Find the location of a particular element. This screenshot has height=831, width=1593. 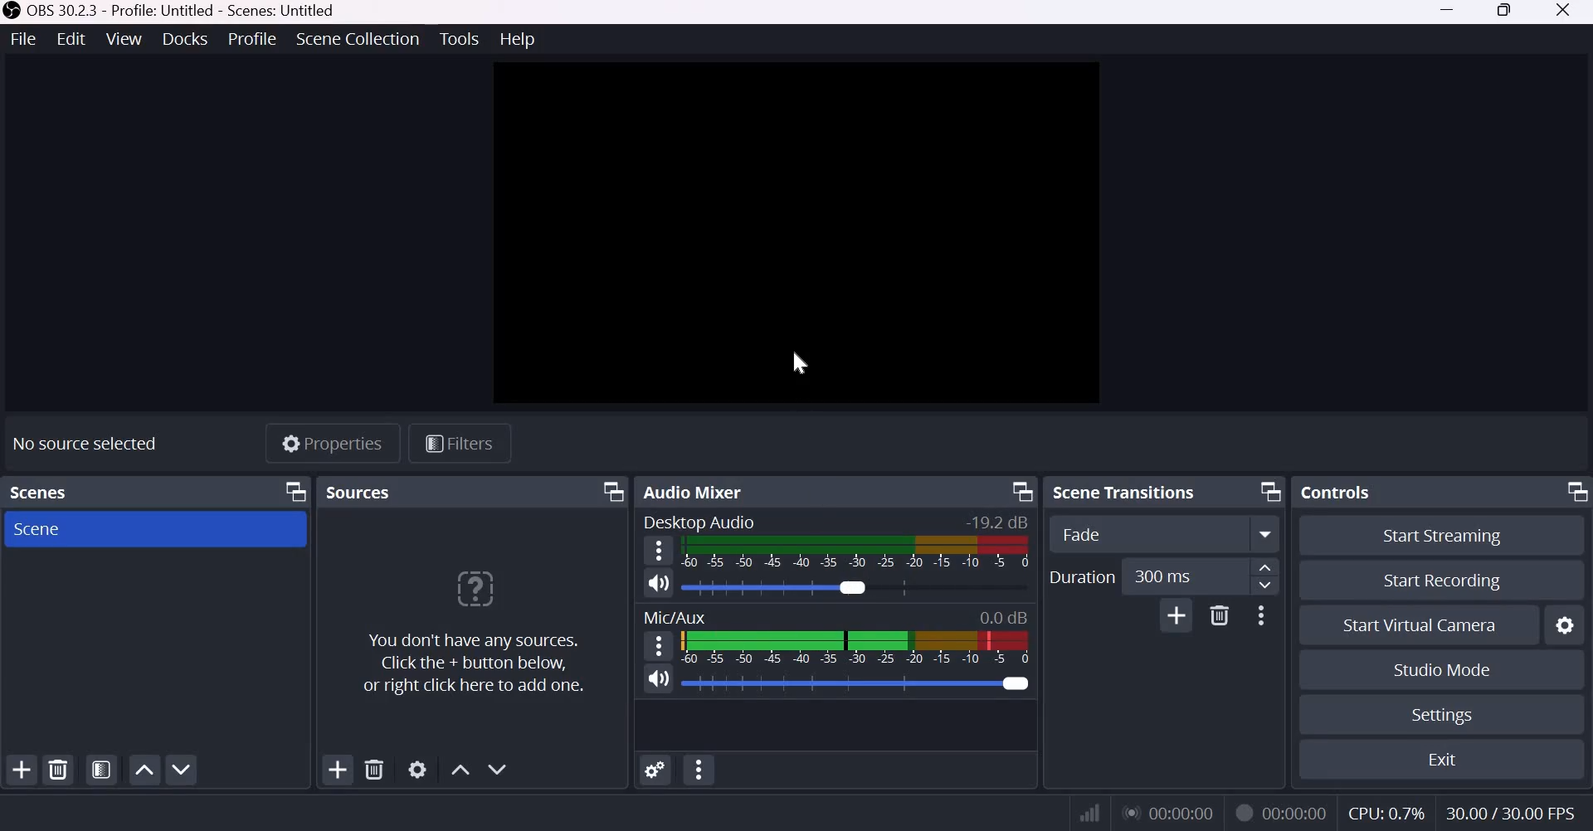

You don't have any sources. Click the + button below, or right click here to add one is located at coordinates (472, 634).